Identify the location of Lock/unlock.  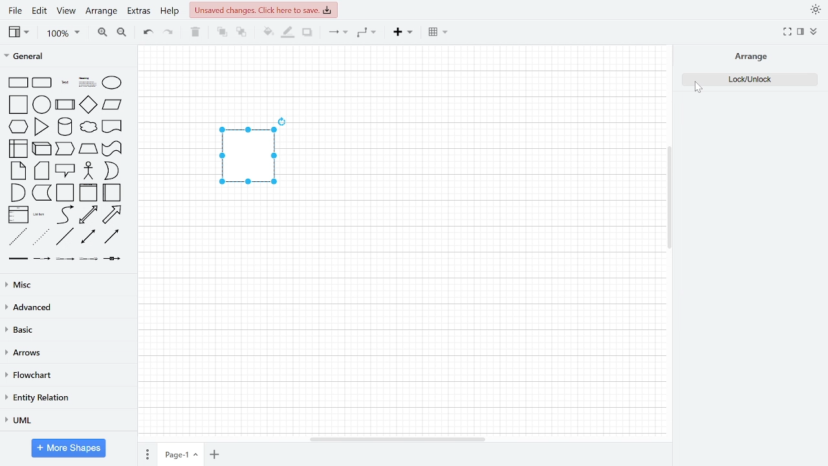
(747, 79).